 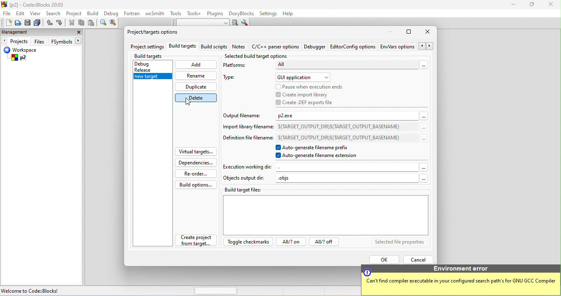 What do you see at coordinates (176, 14) in the screenshot?
I see `tools` at bounding box center [176, 14].